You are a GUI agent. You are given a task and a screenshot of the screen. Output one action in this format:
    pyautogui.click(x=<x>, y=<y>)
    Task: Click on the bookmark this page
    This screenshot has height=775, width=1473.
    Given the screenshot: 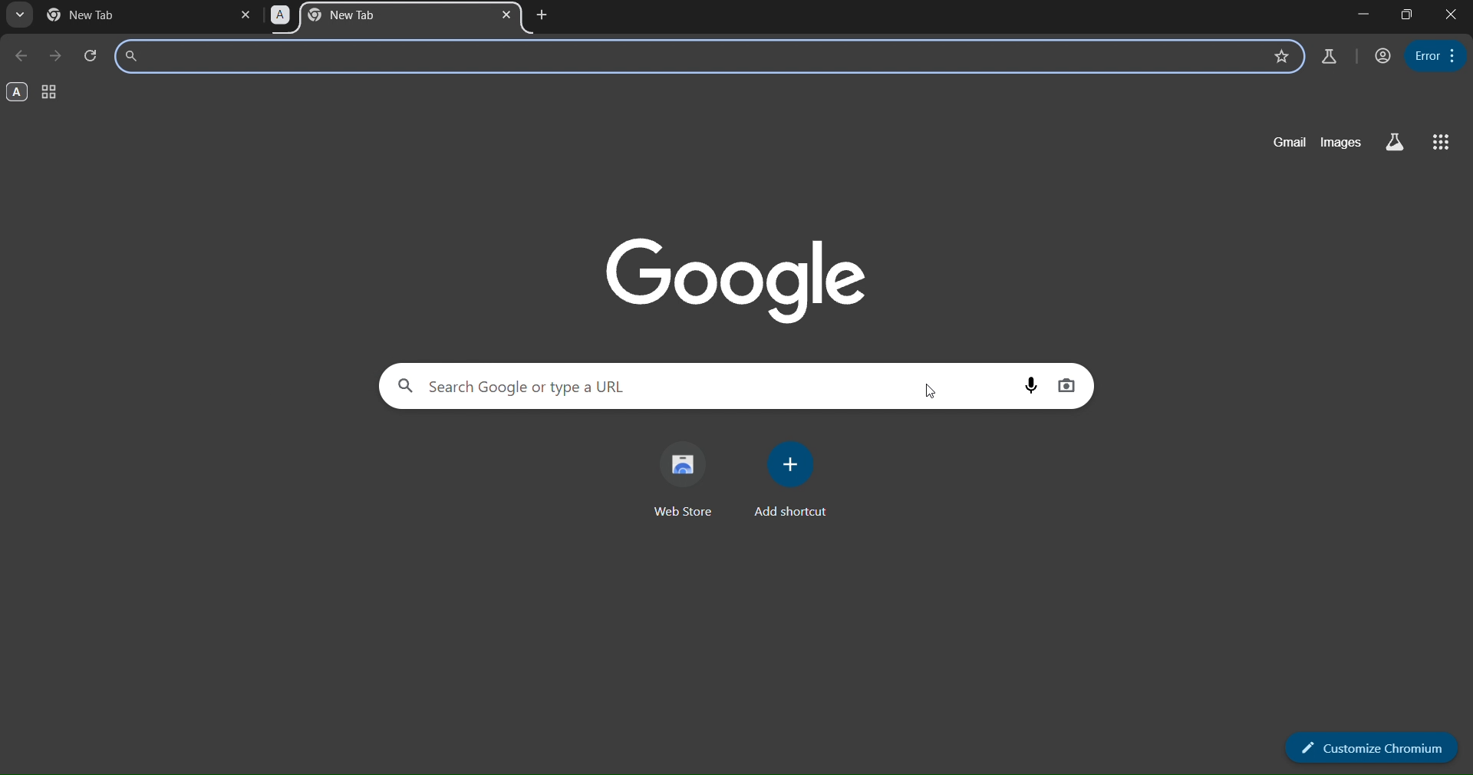 What is the action you would take?
    pyautogui.click(x=1281, y=56)
    